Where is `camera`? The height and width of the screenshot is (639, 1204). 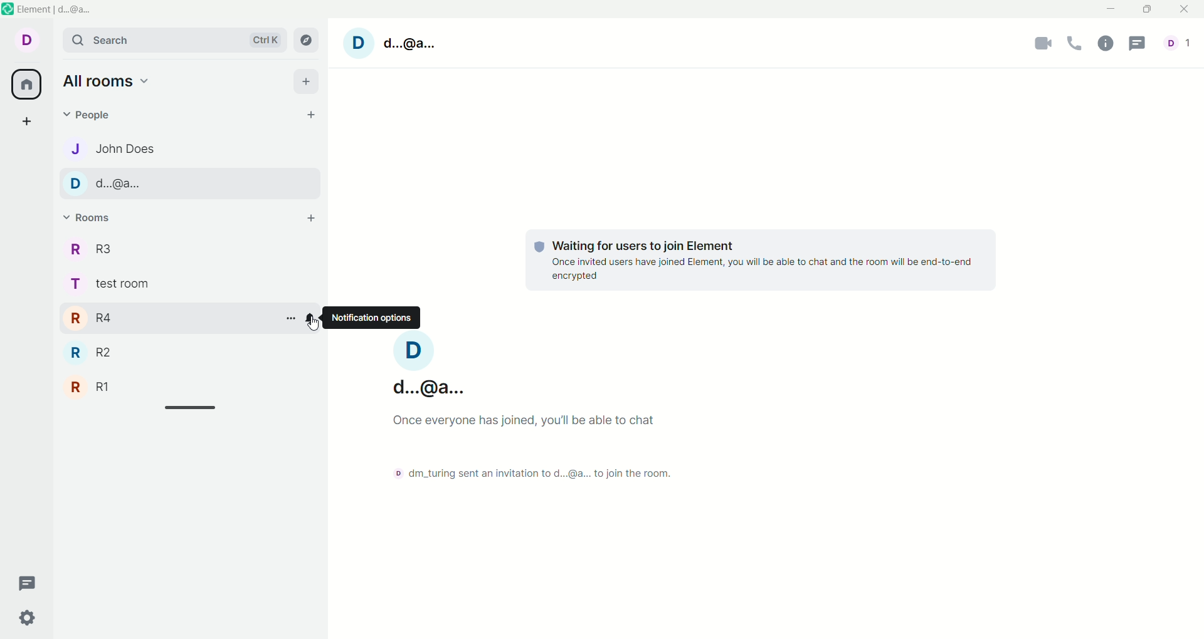
camera is located at coordinates (1041, 44).